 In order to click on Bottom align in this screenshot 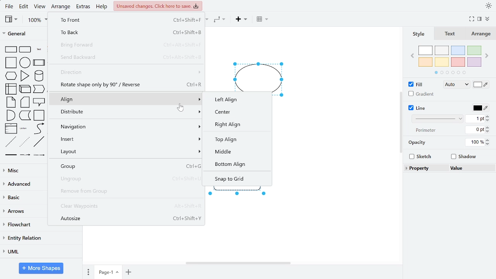, I will do `click(238, 164)`.